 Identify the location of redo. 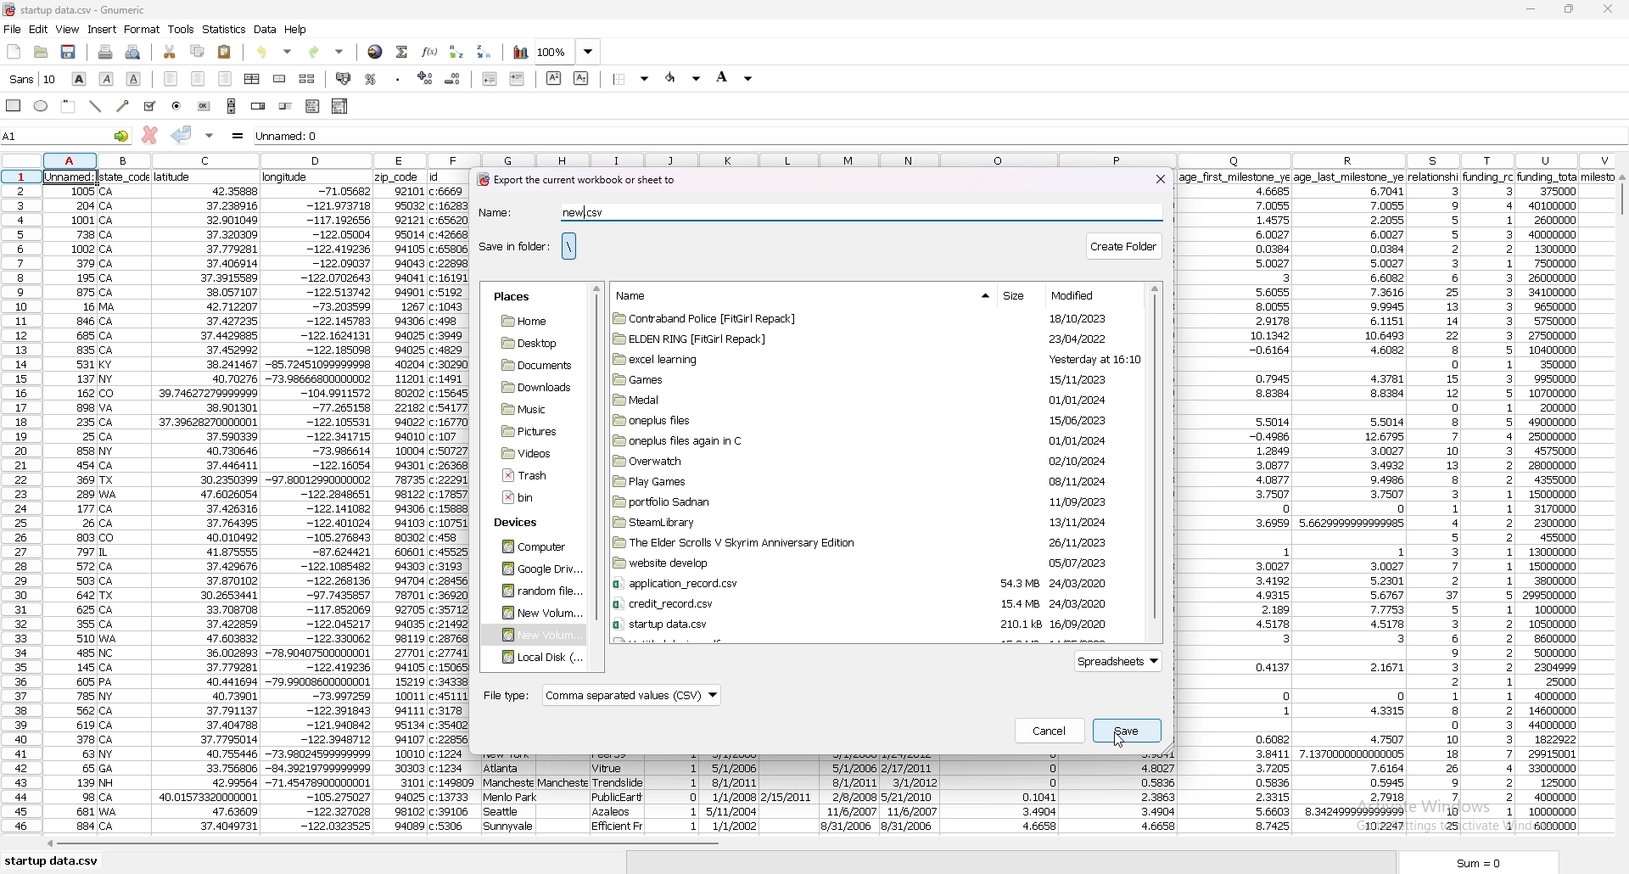
(327, 51).